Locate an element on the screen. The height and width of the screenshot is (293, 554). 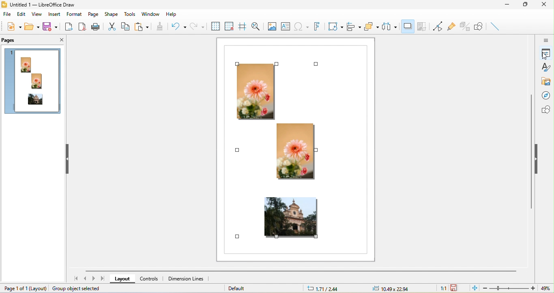
page 1 images is located at coordinates (34, 82).